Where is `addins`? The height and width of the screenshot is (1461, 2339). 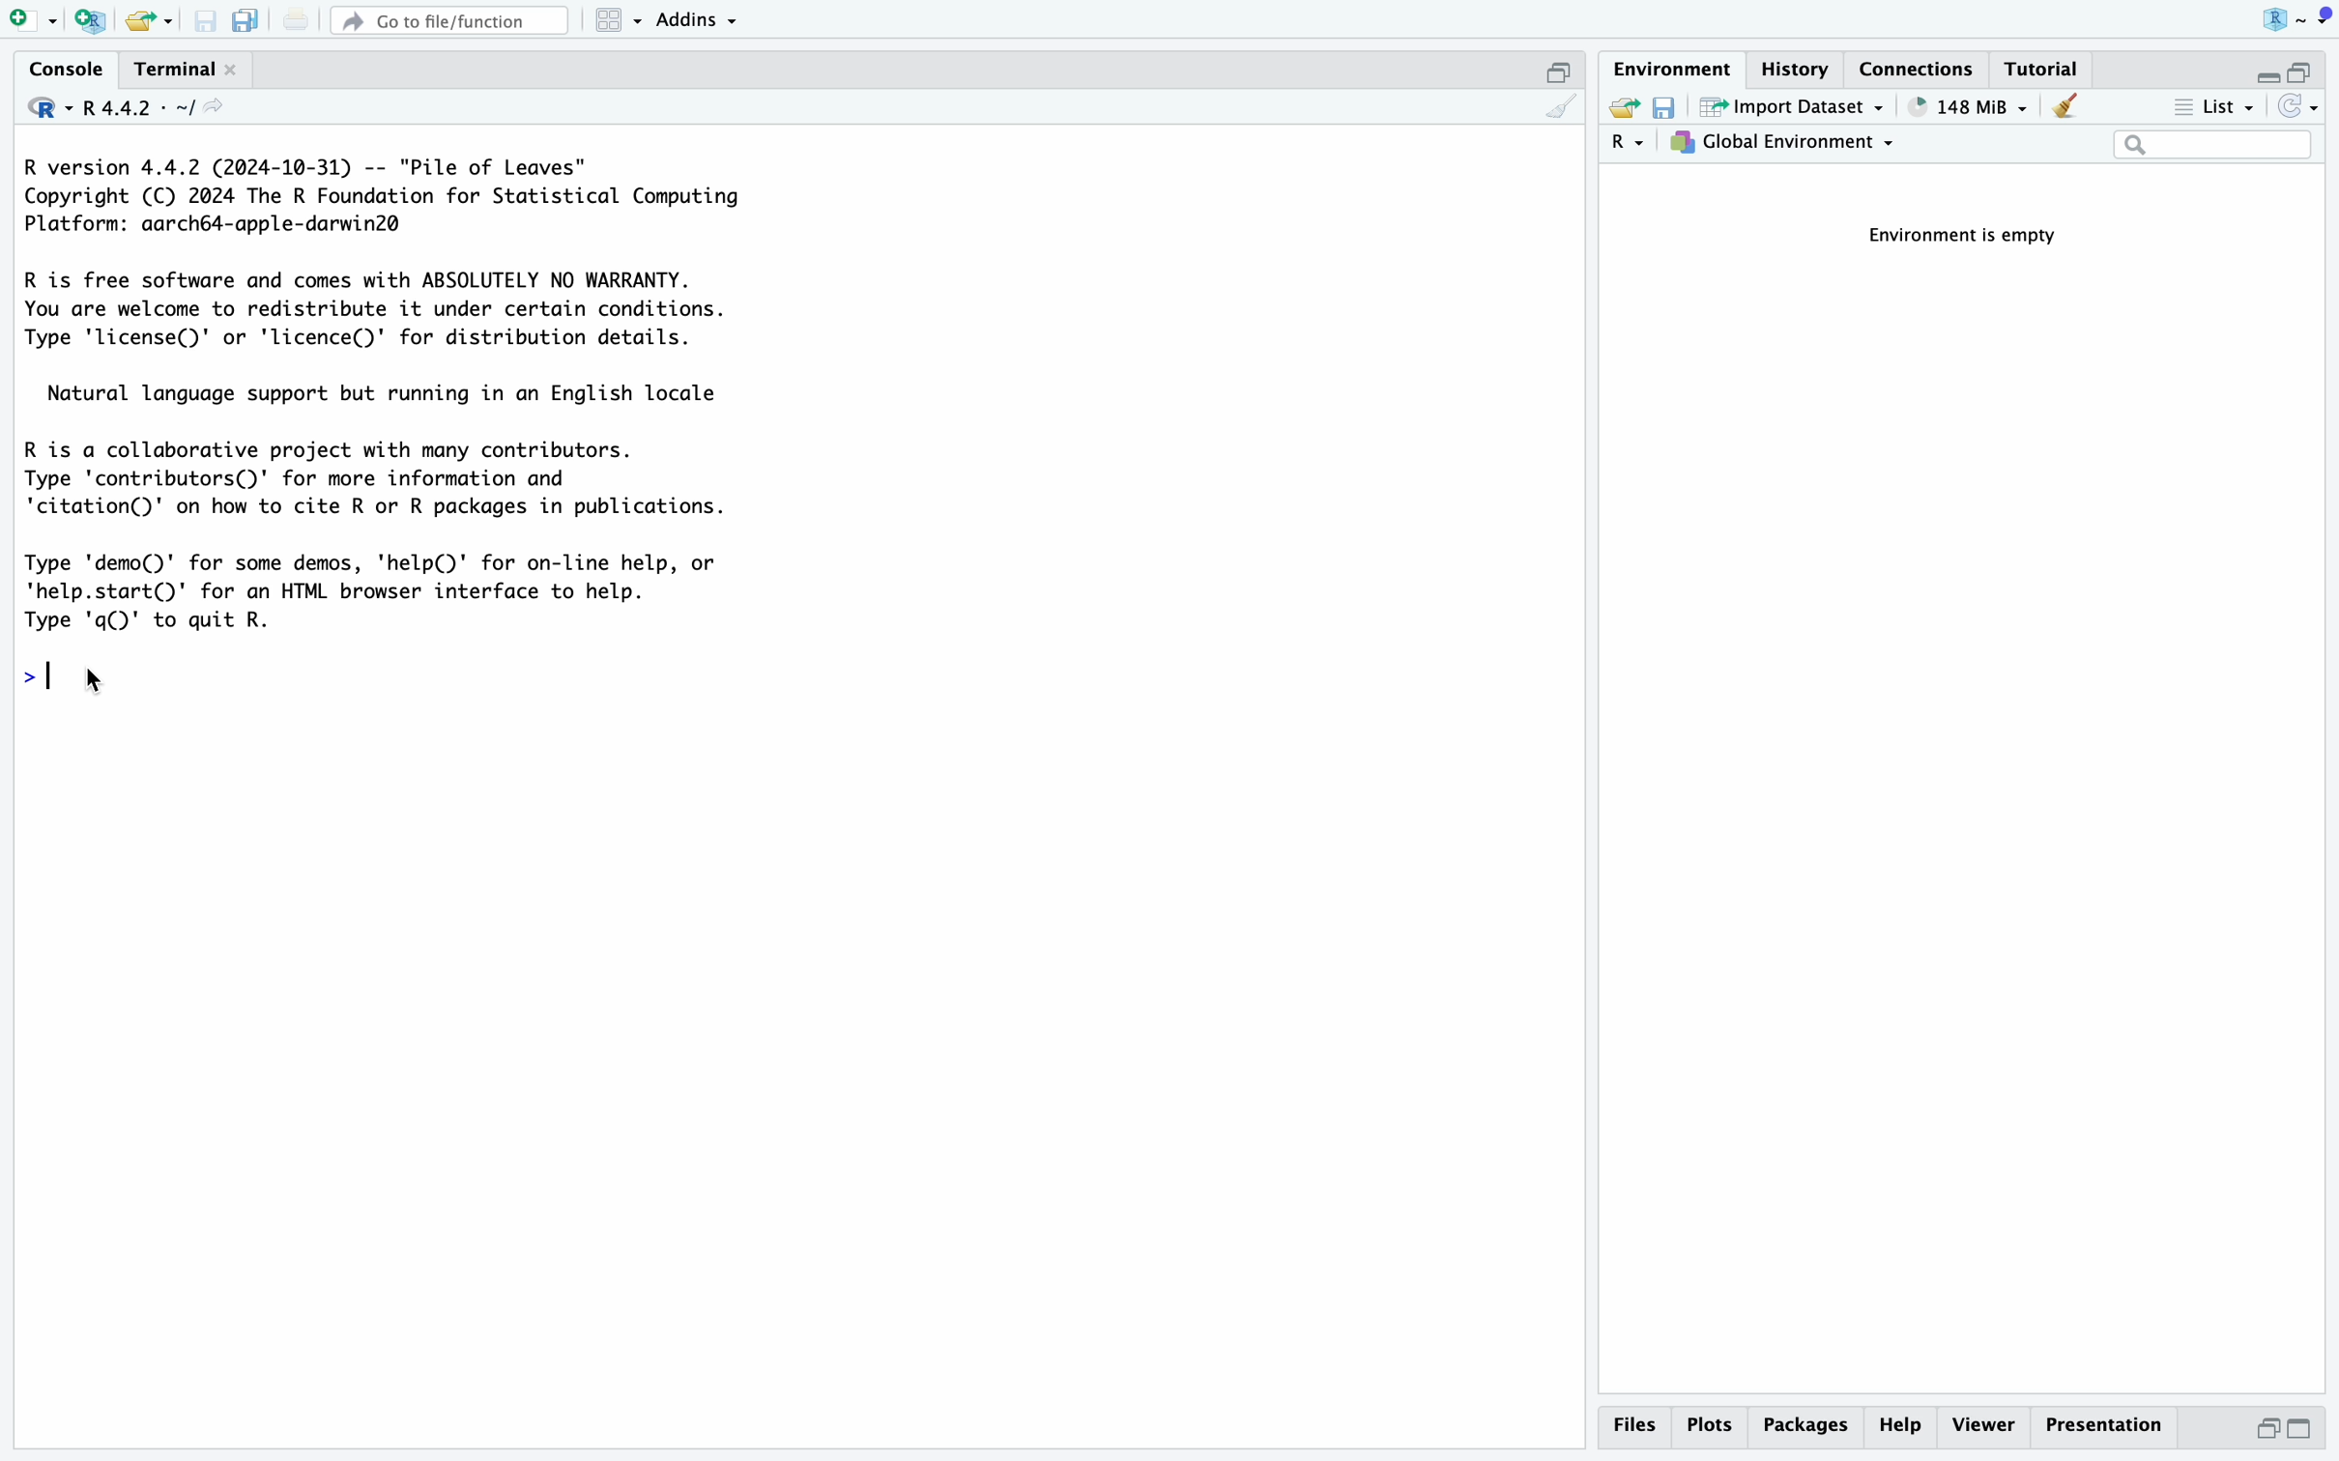 addins is located at coordinates (699, 18).